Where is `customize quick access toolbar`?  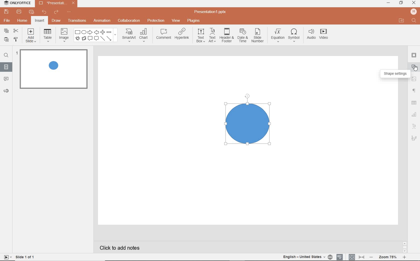
customize quick access toolbar is located at coordinates (69, 11).